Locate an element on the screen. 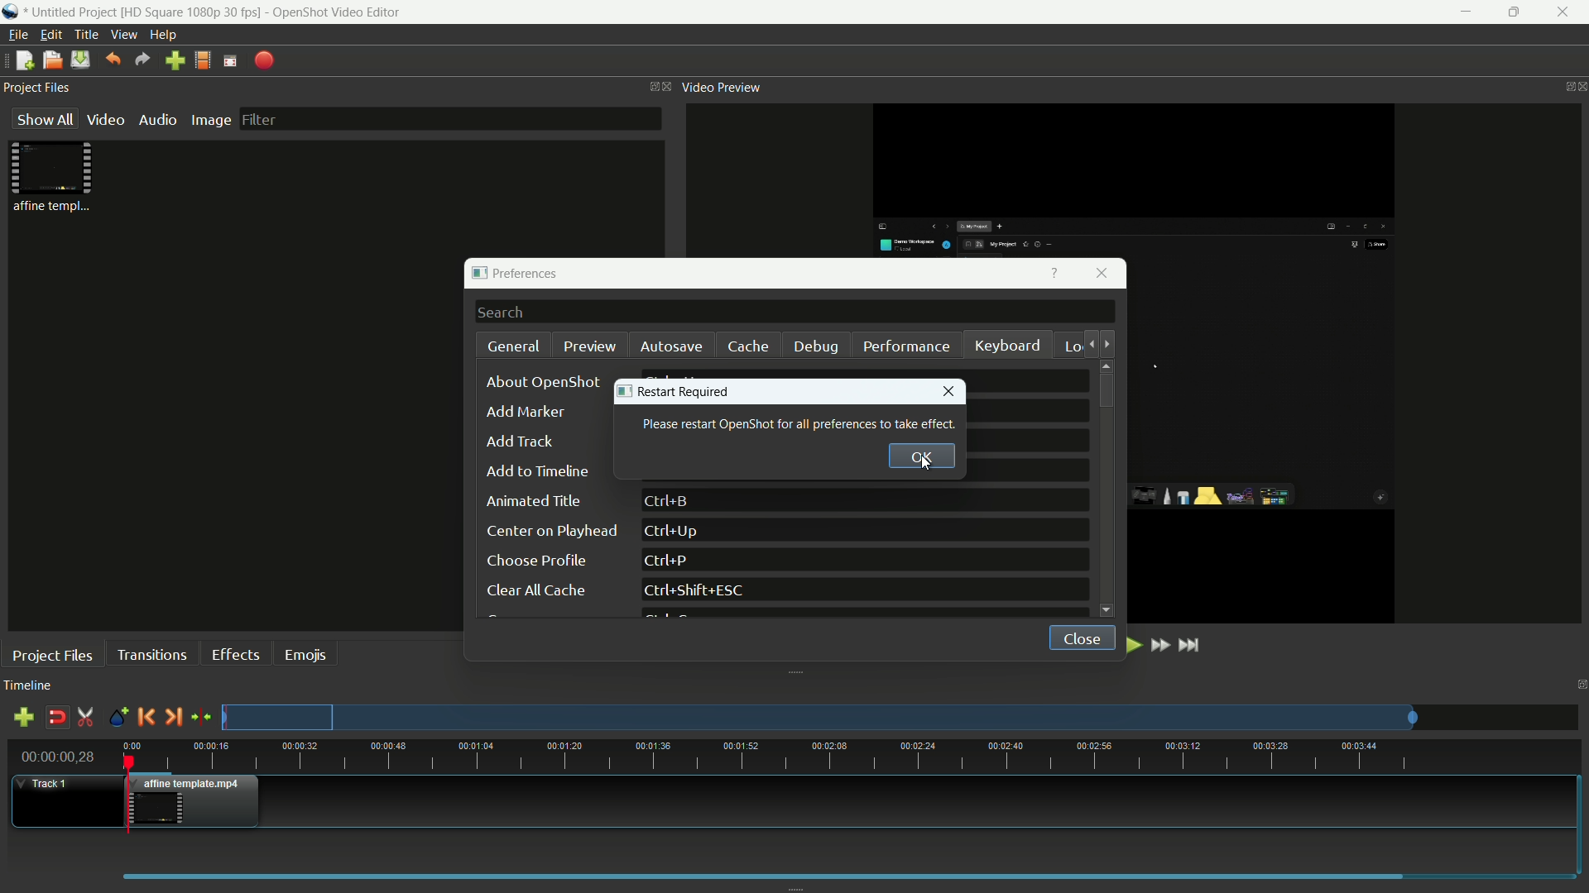  dd track is located at coordinates (518, 442).